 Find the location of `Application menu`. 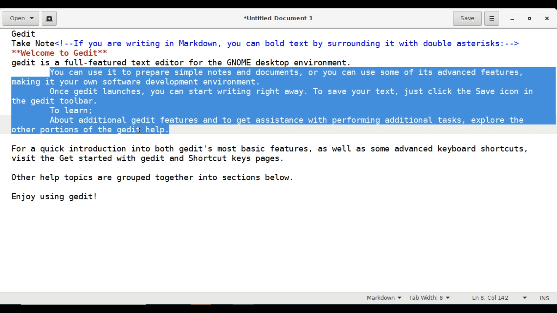

Application menu is located at coordinates (491, 19).